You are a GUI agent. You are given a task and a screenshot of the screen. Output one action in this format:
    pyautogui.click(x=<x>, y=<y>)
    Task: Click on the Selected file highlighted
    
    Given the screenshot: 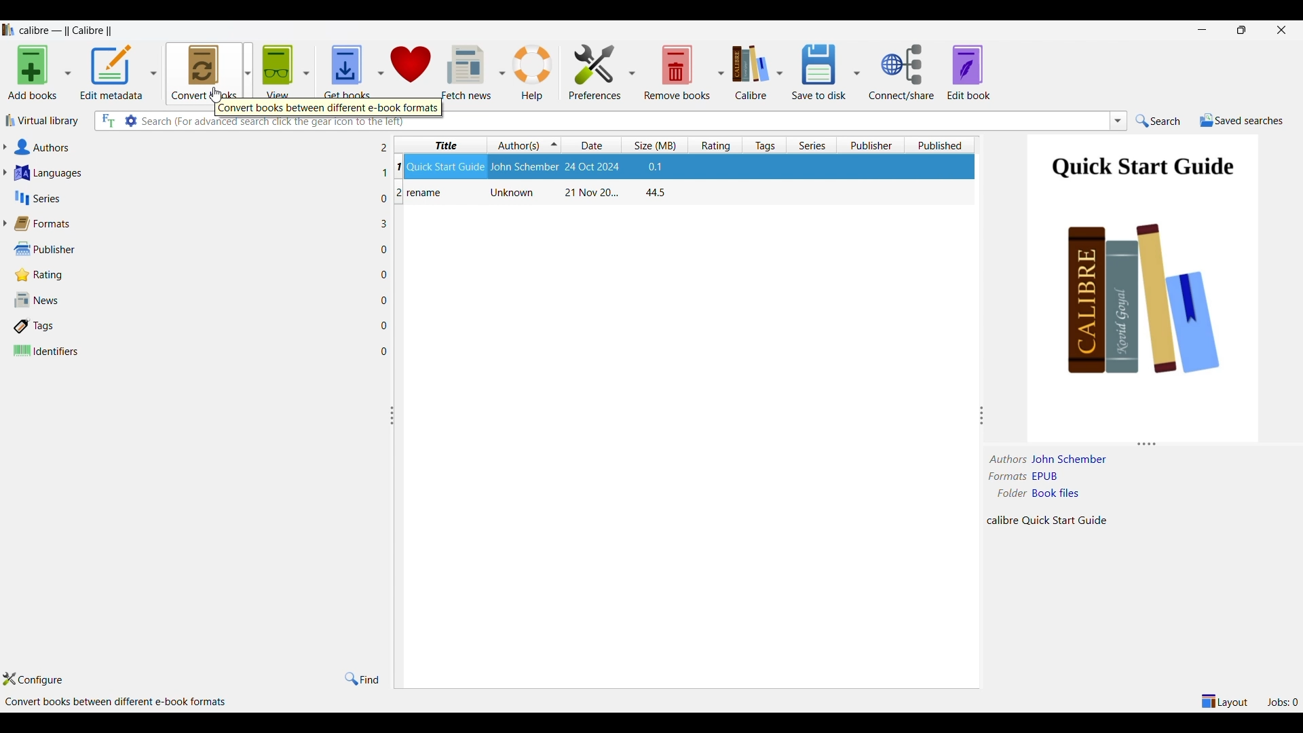 What is the action you would take?
    pyautogui.click(x=681, y=167)
    